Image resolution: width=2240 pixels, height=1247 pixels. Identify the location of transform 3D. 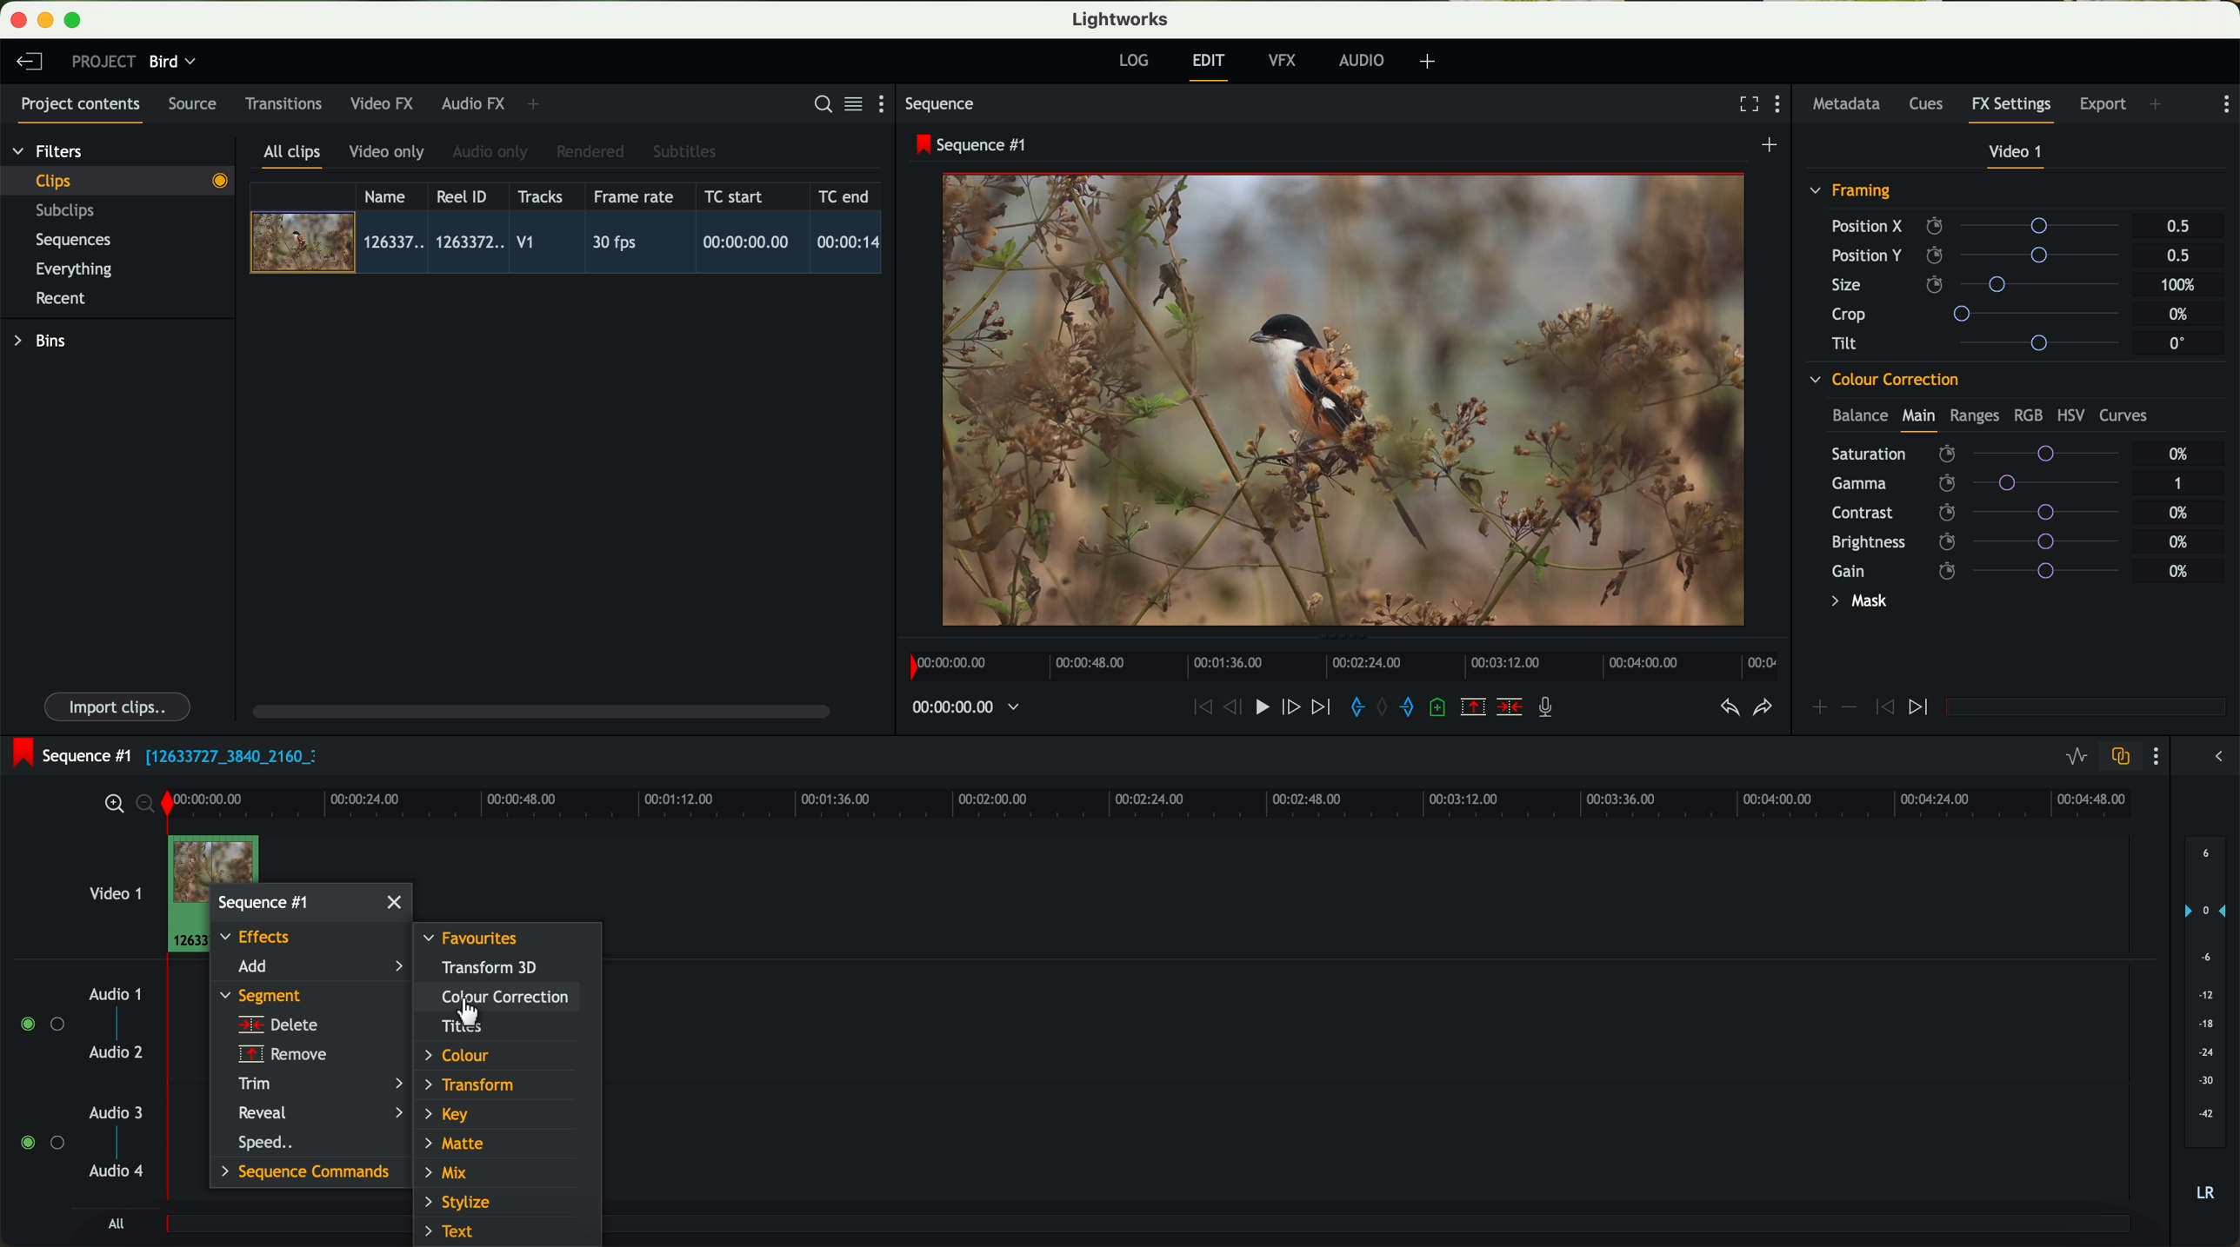
(489, 967).